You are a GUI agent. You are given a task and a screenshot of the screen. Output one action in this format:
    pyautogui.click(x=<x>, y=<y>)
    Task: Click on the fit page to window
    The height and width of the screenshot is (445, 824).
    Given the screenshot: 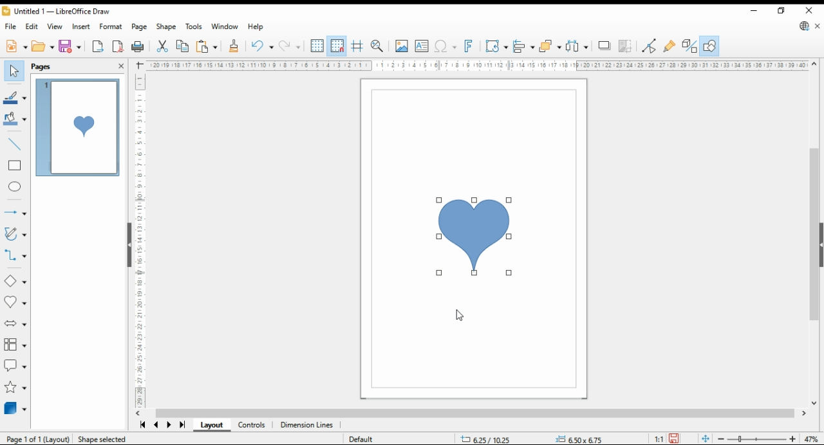 What is the action you would take?
    pyautogui.click(x=705, y=439)
    